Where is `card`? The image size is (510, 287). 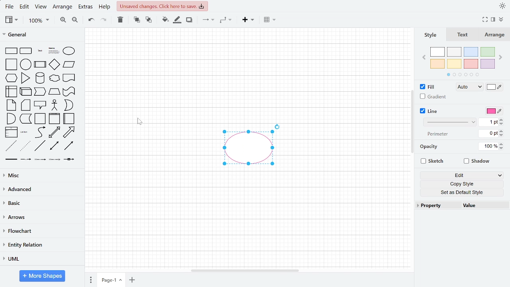 card is located at coordinates (25, 105).